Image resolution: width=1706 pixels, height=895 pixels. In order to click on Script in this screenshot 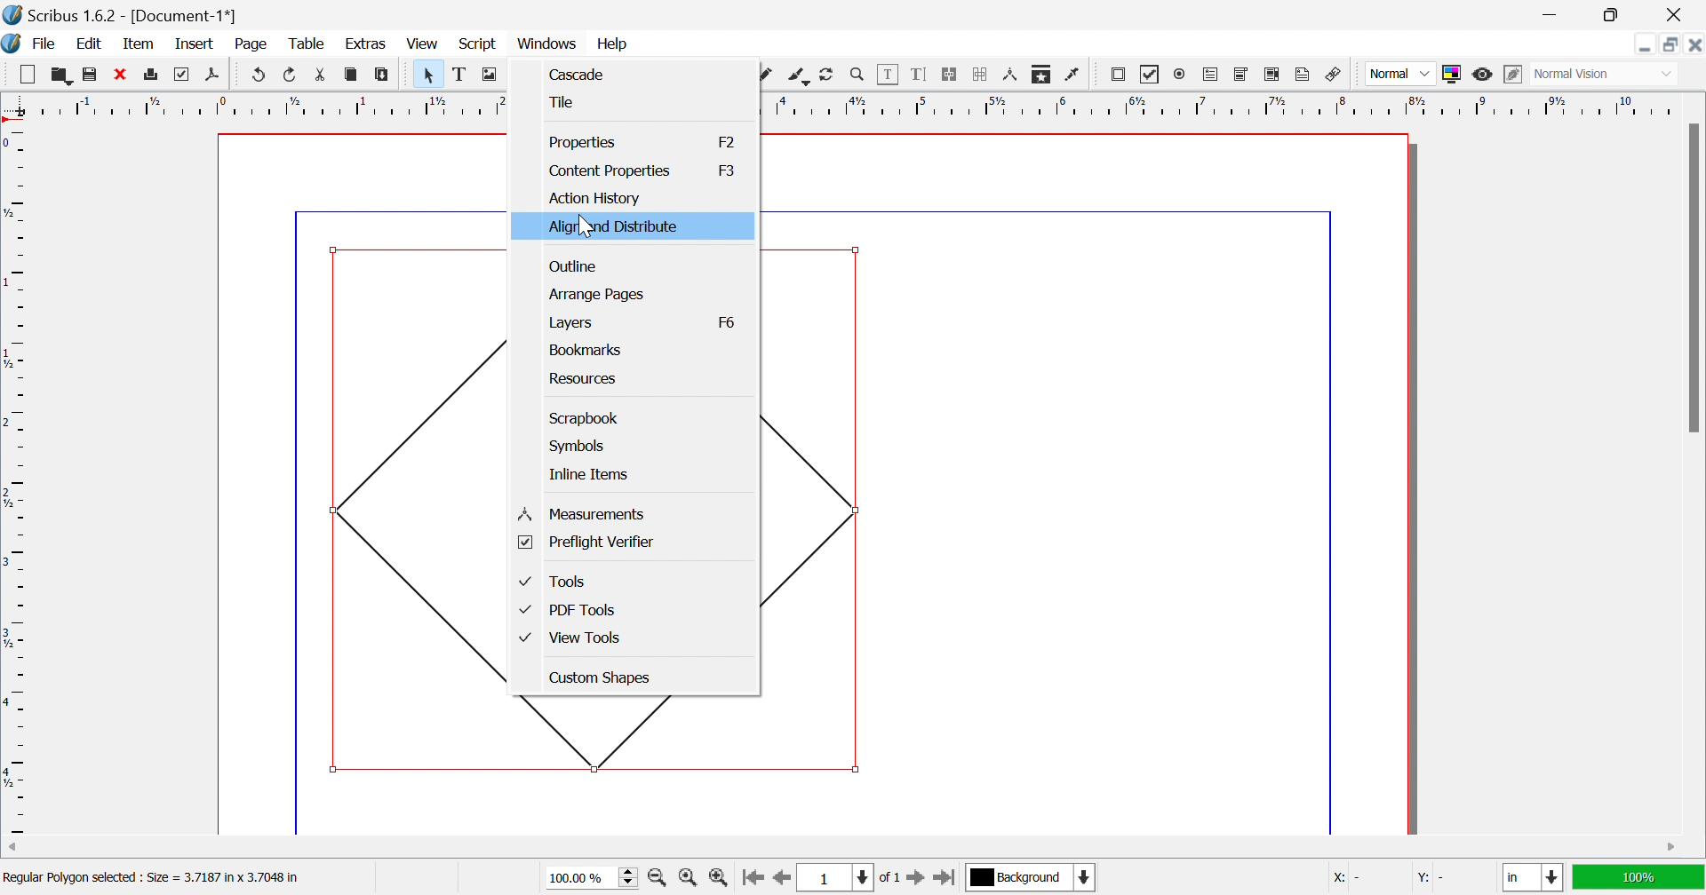, I will do `click(482, 45)`.